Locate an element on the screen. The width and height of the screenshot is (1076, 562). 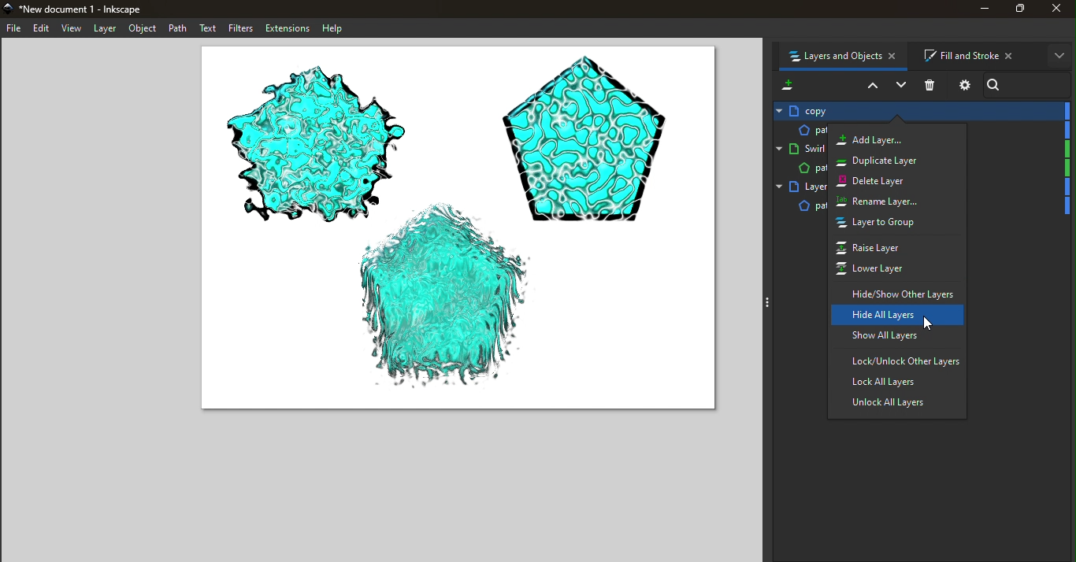
Layer to group is located at coordinates (889, 224).